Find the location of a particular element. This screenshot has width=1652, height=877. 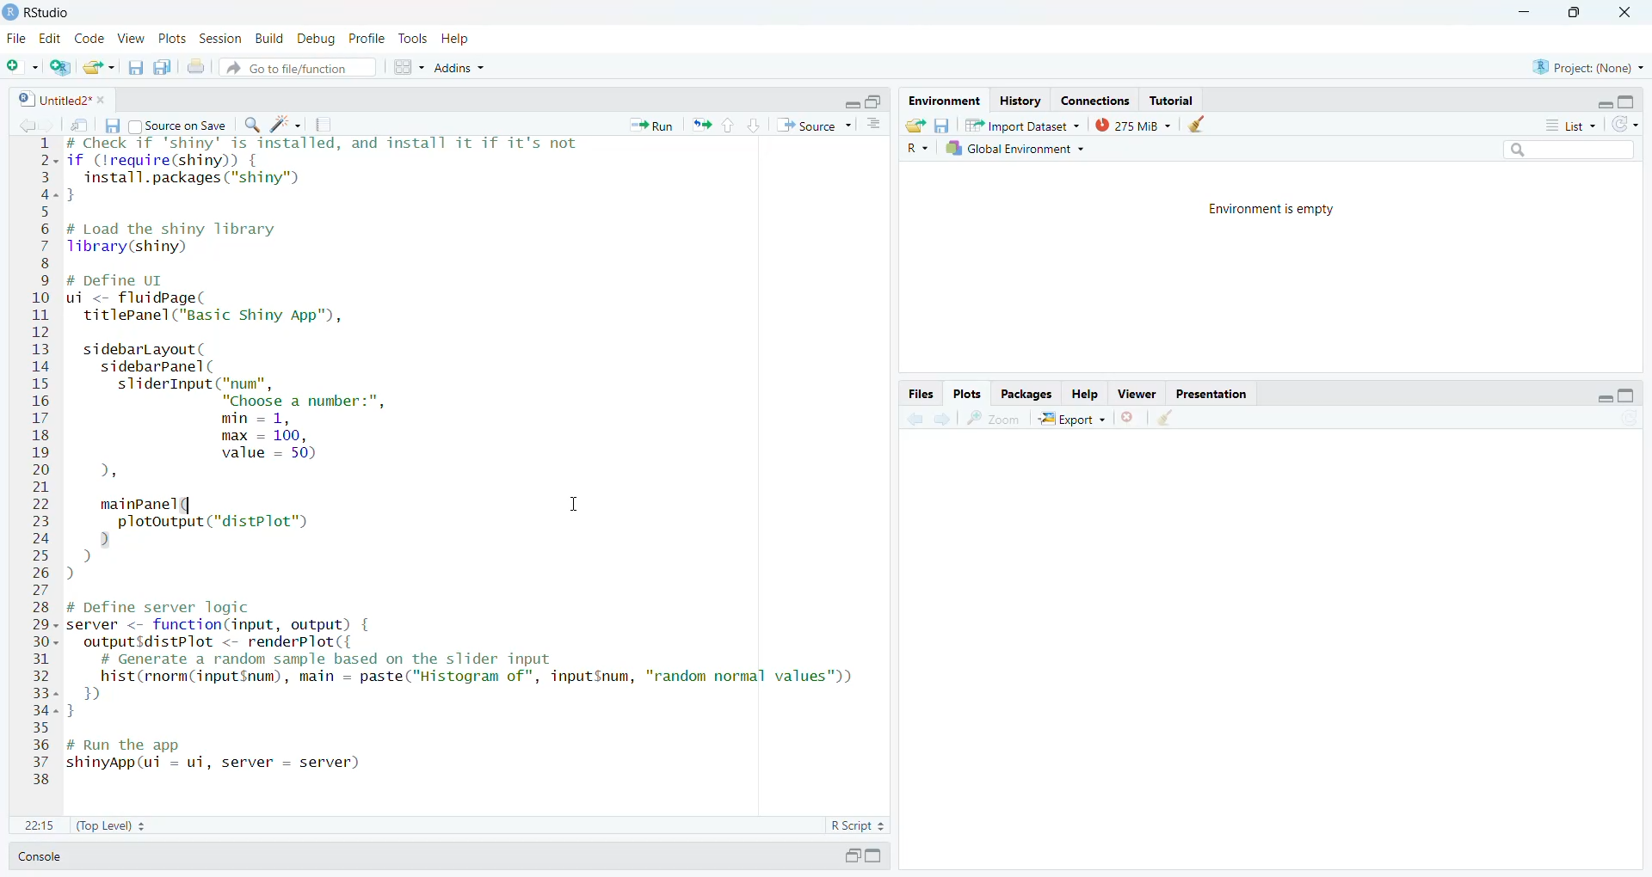

sidebarLayout (sidebarpanel(sliderInput("num","Choose a number:",min = 1,max = 100,value = 50), is located at coordinates (250, 413).